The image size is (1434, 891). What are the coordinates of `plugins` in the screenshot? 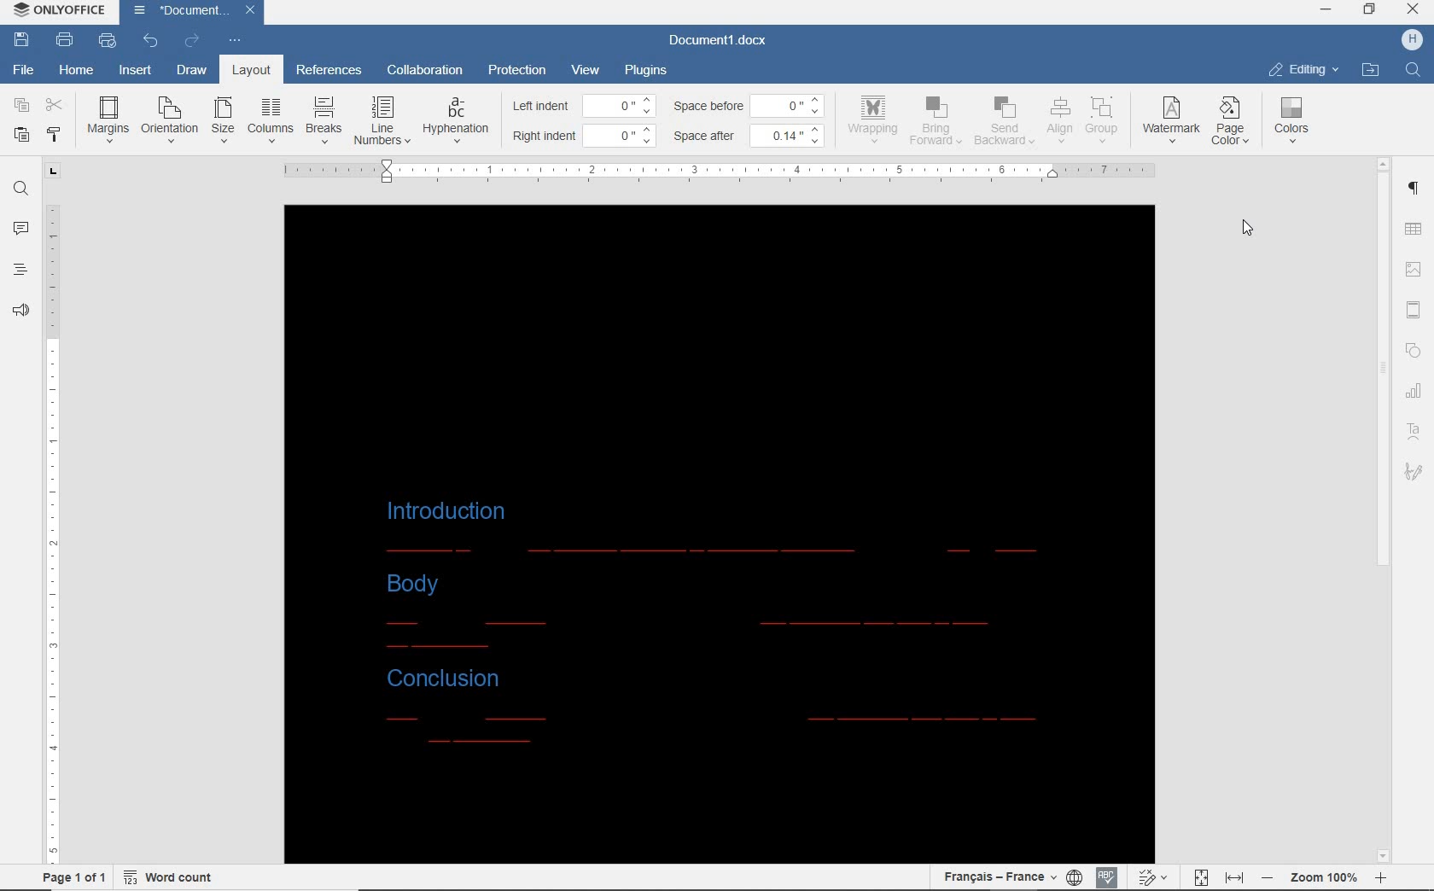 It's located at (647, 72).